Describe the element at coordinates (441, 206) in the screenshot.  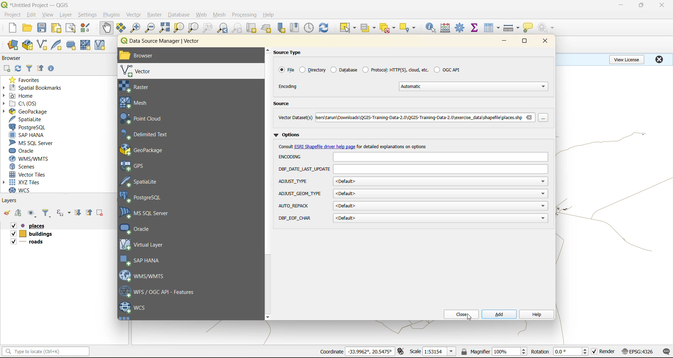
I see `auto repack` at that location.